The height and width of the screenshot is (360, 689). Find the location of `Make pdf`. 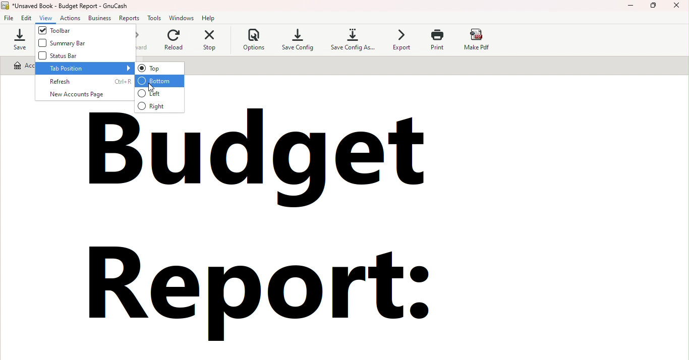

Make pdf is located at coordinates (482, 39).